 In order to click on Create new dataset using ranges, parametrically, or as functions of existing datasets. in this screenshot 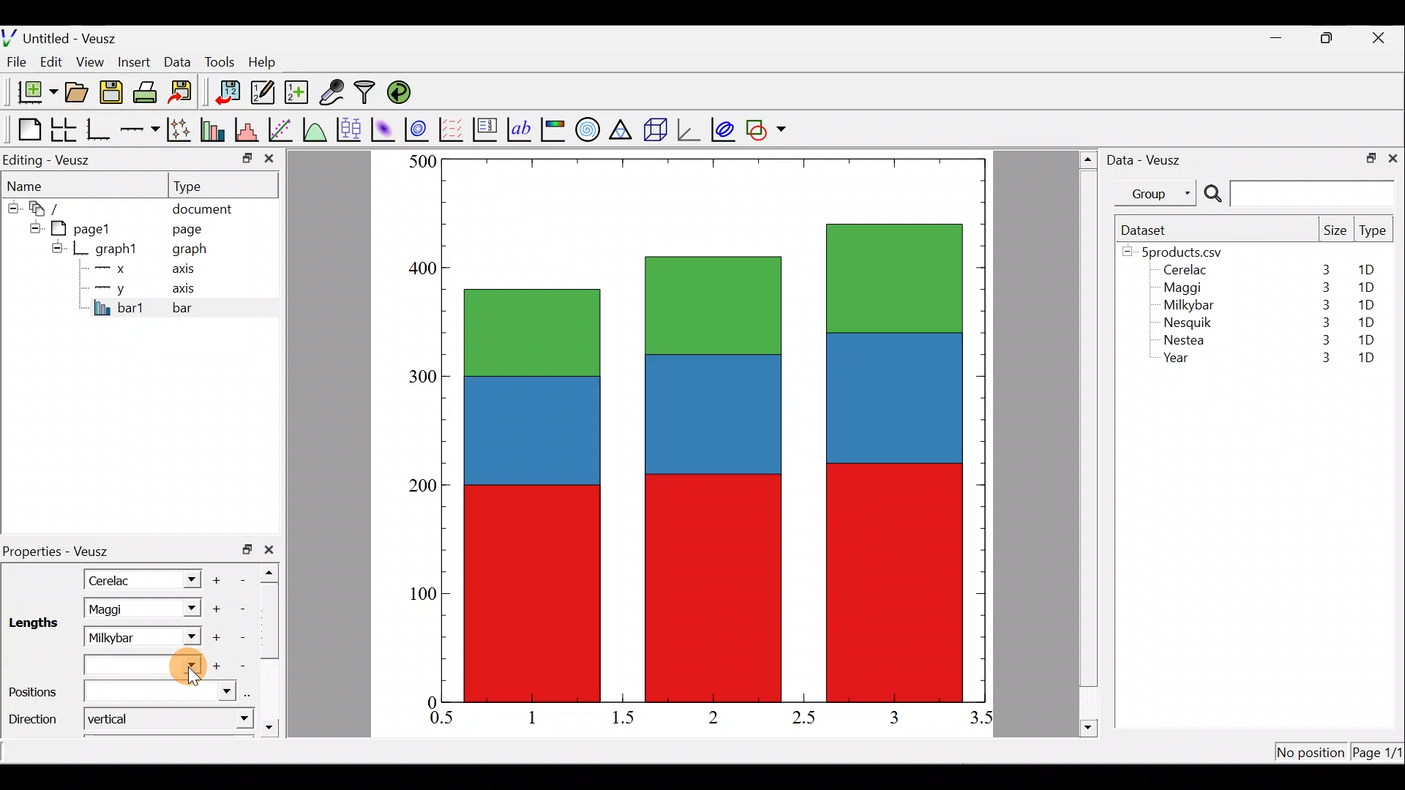, I will do `click(298, 93)`.